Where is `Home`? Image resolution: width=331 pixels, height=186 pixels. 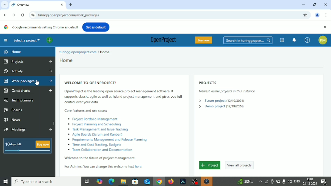 Home is located at coordinates (13, 52).